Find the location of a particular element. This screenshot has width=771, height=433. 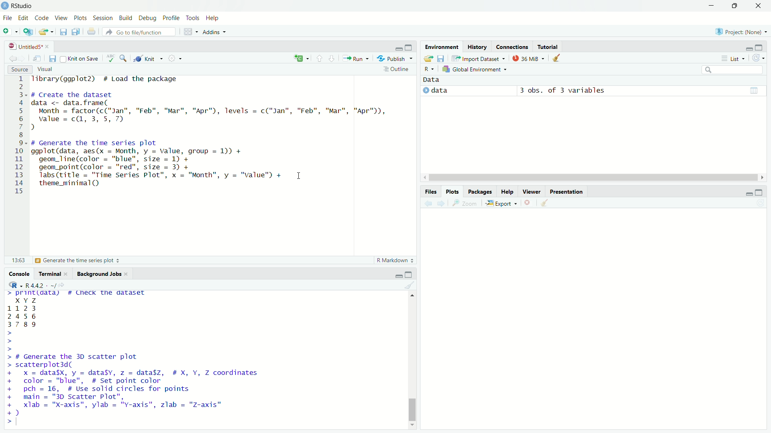

Debug is located at coordinates (147, 18).